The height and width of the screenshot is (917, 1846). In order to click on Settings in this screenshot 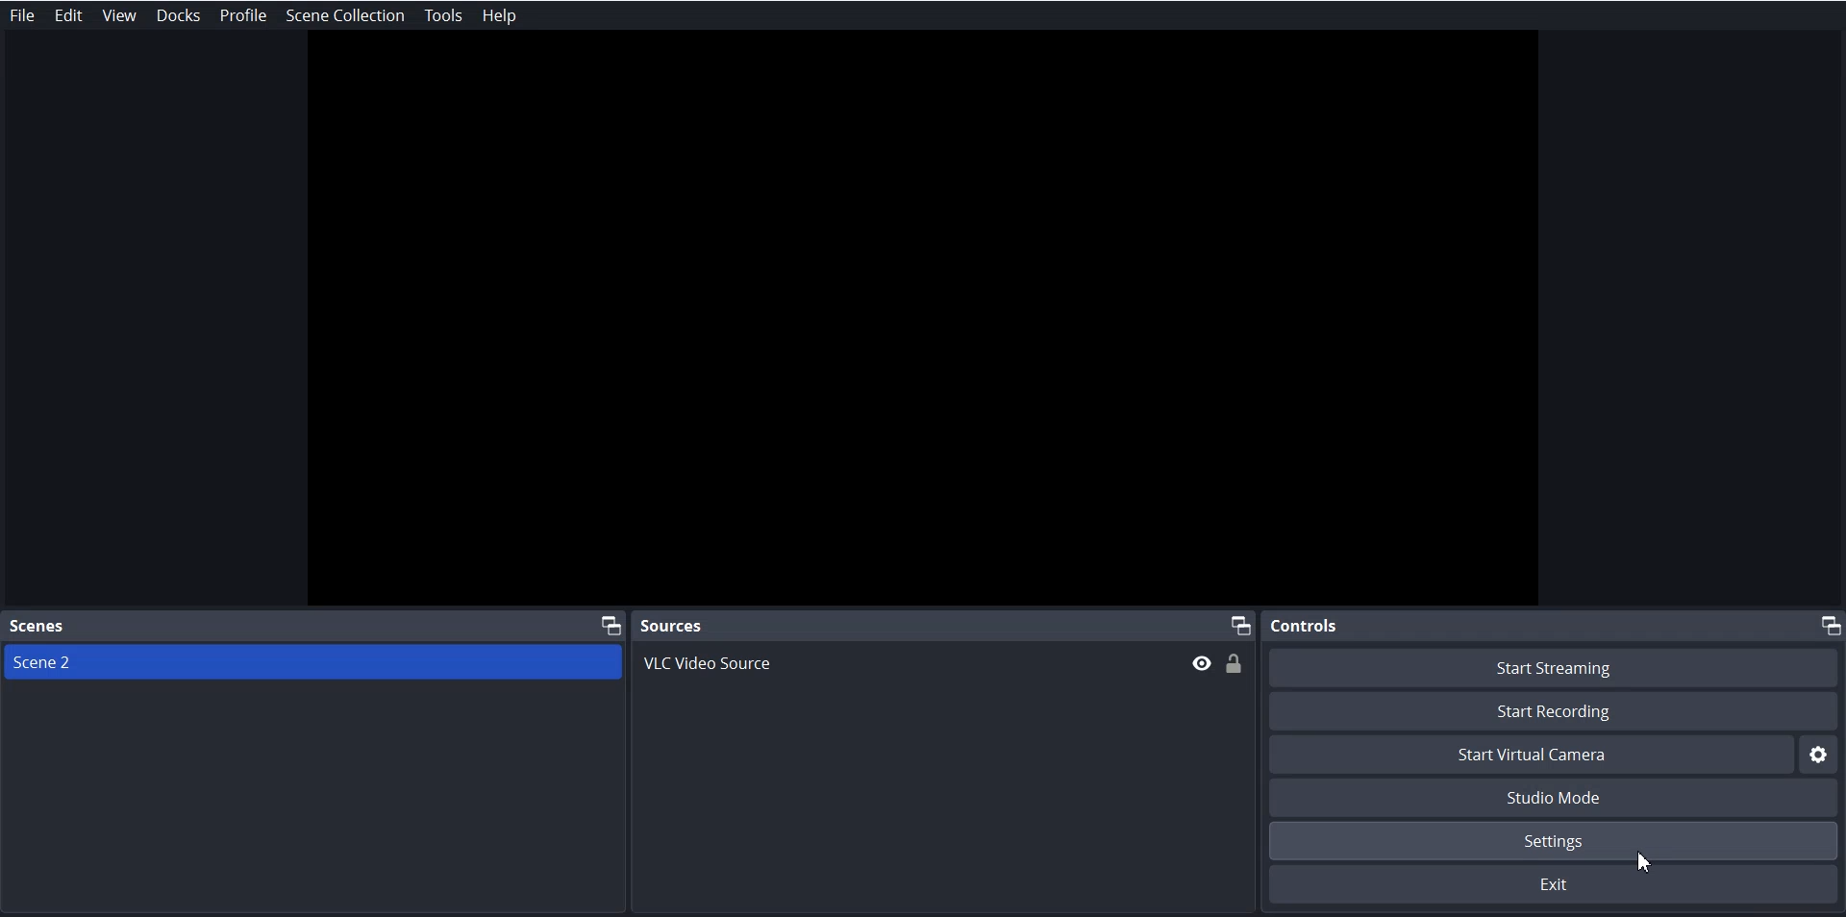, I will do `click(1821, 754)`.